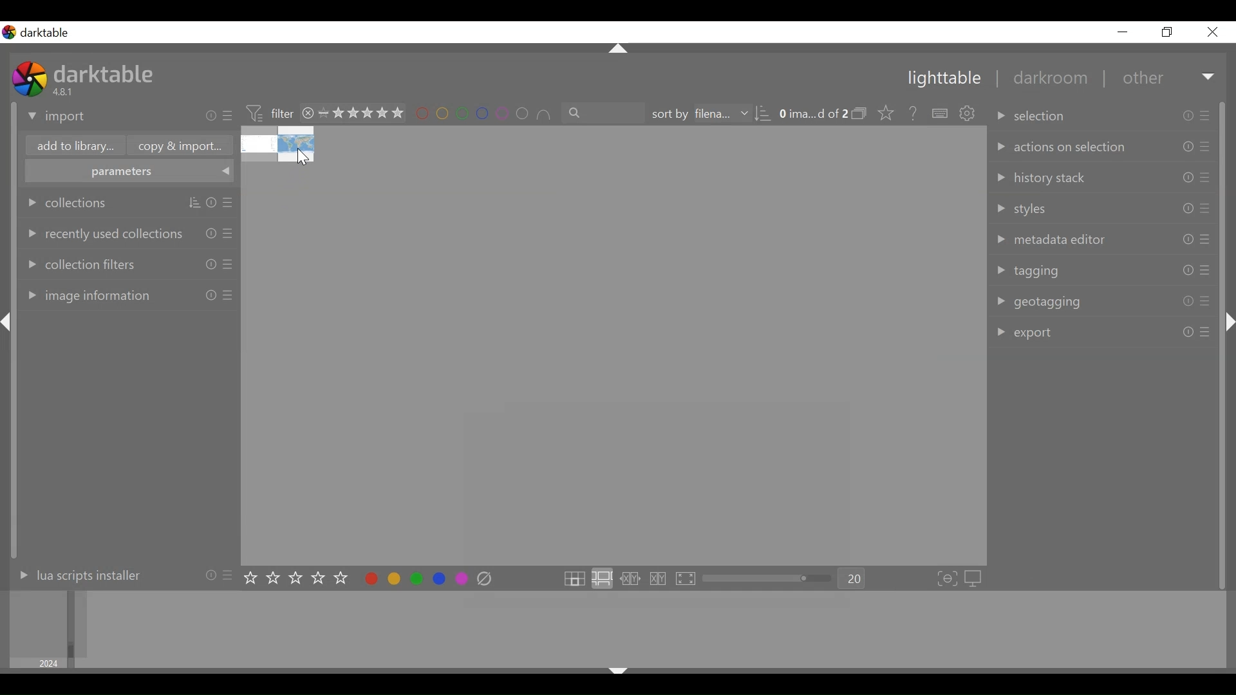  What do you see at coordinates (230, 202) in the screenshot?
I see `` at bounding box center [230, 202].